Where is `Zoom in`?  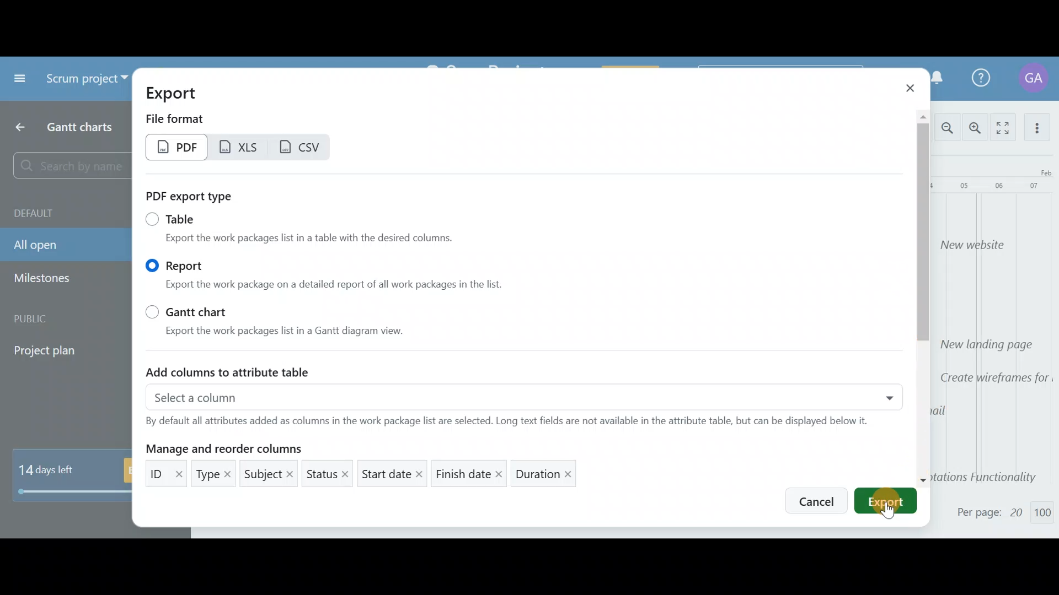 Zoom in is located at coordinates (976, 128).